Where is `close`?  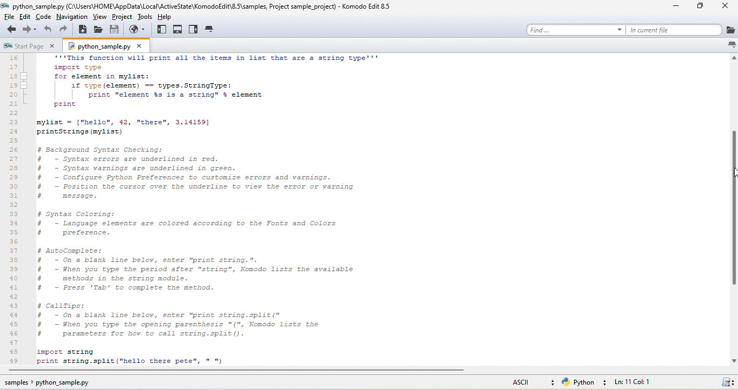 close is located at coordinates (727, 7).